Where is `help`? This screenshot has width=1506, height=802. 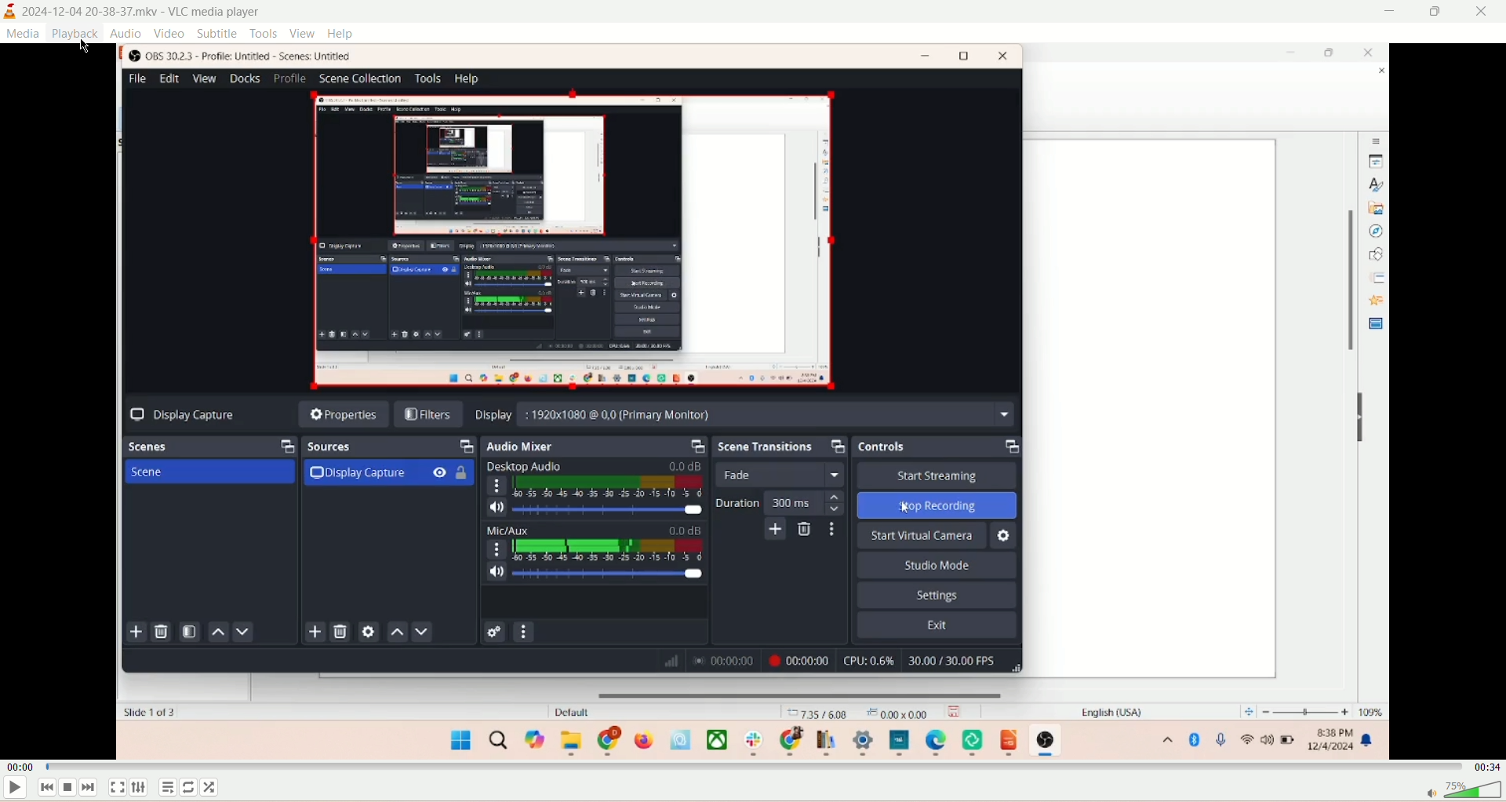 help is located at coordinates (341, 34).